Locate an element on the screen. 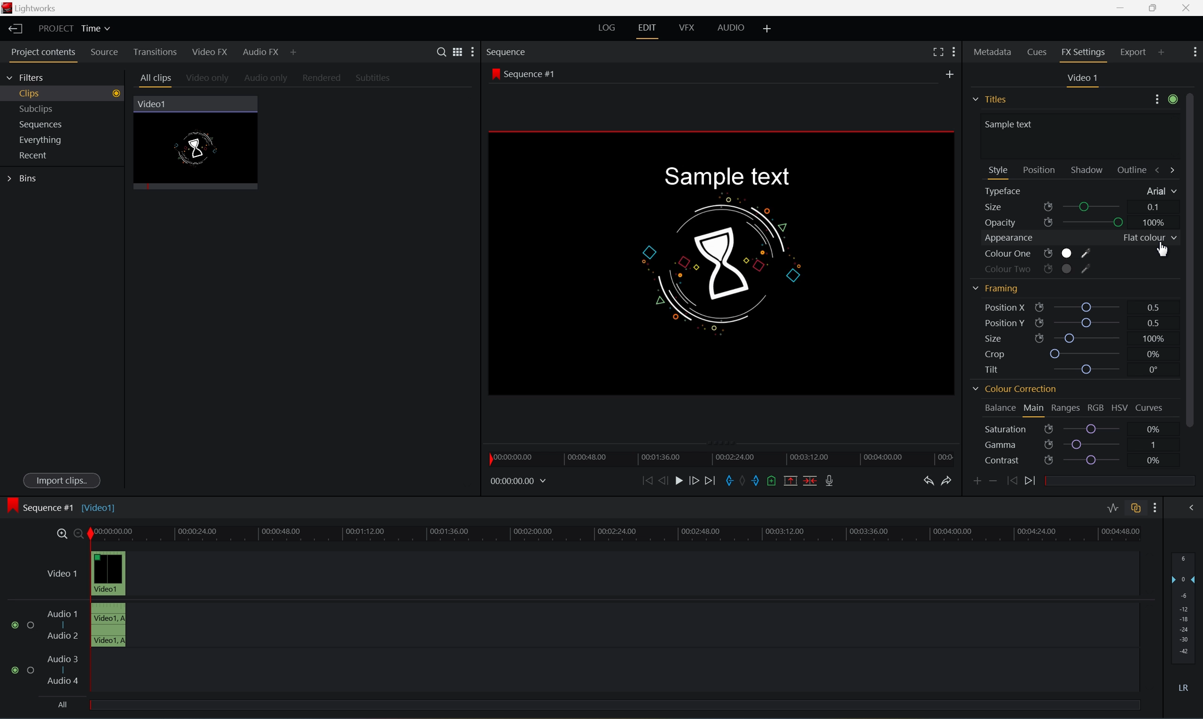 The image size is (1203, 719). video 1 is located at coordinates (1084, 78).